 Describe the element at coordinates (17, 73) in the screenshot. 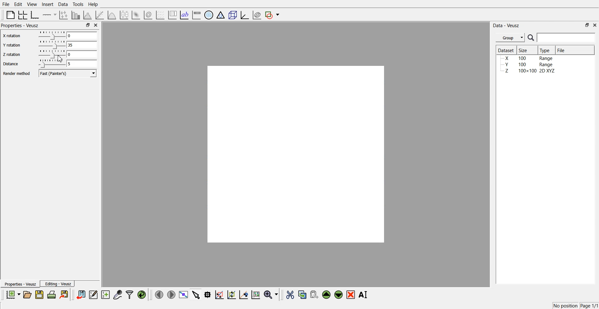

I see `Render method` at that location.